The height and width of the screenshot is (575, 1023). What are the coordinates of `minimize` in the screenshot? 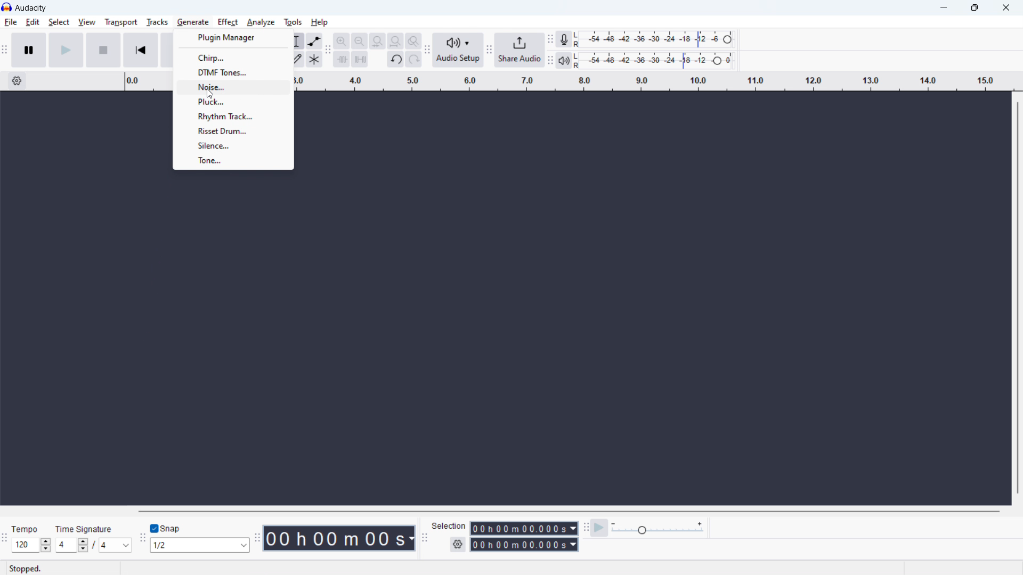 It's located at (943, 8).